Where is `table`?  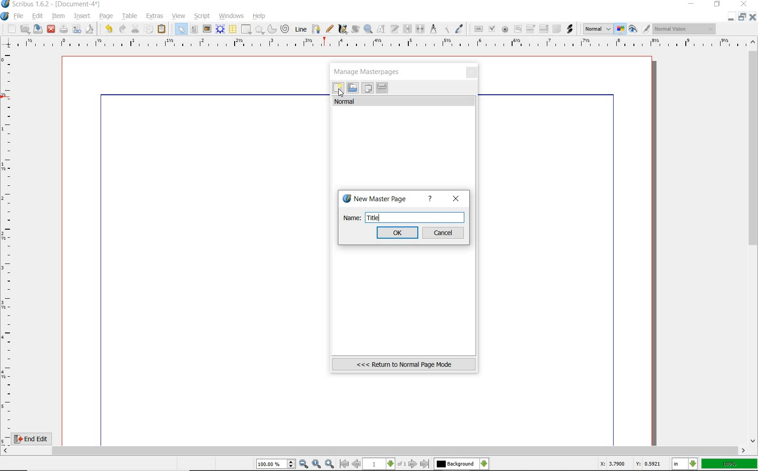
table is located at coordinates (232, 29).